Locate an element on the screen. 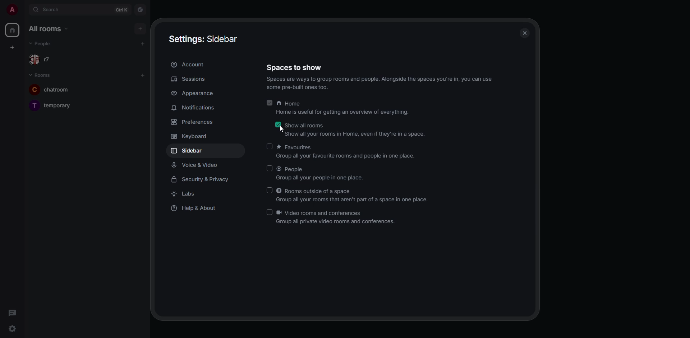  security & privacy is located at coordinates (202, 180).